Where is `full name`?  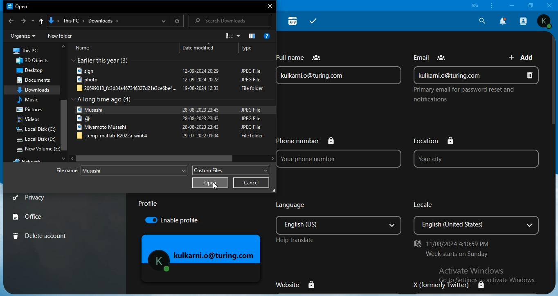 full name is located at coordinates (340, 69).